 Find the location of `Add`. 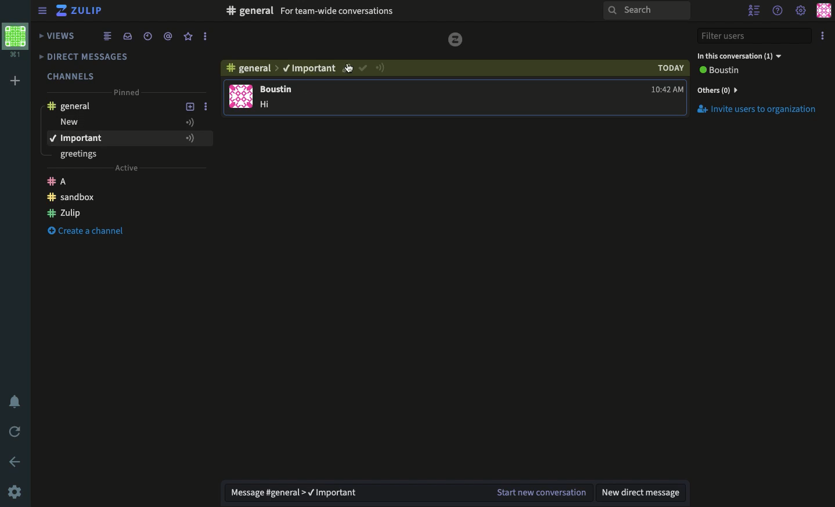

Add is located at coordinates (188, 138).